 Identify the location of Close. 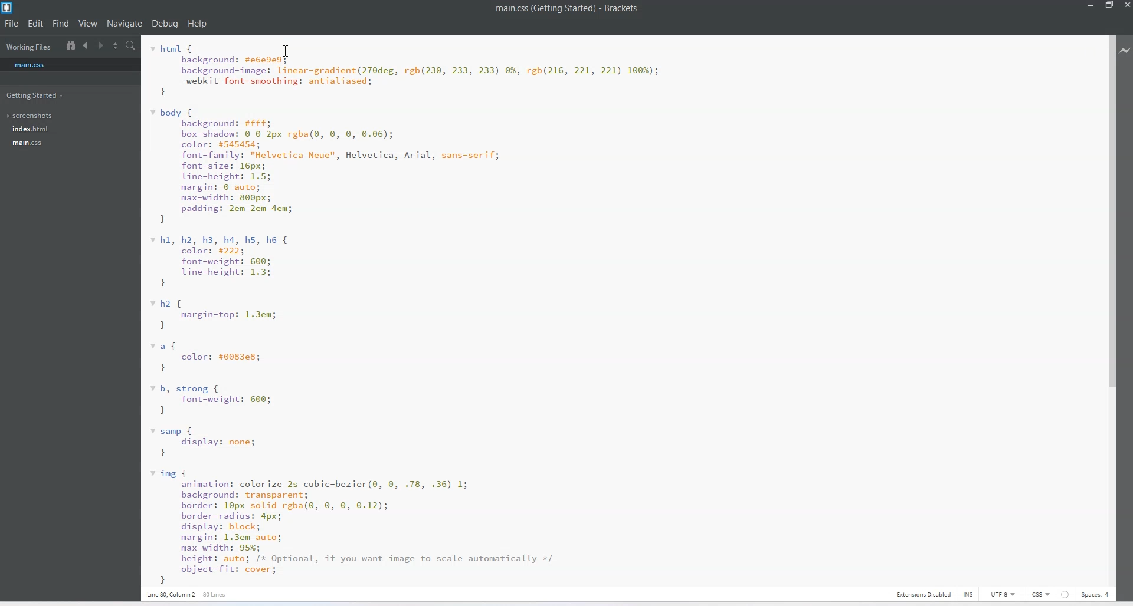
(1126, 6).